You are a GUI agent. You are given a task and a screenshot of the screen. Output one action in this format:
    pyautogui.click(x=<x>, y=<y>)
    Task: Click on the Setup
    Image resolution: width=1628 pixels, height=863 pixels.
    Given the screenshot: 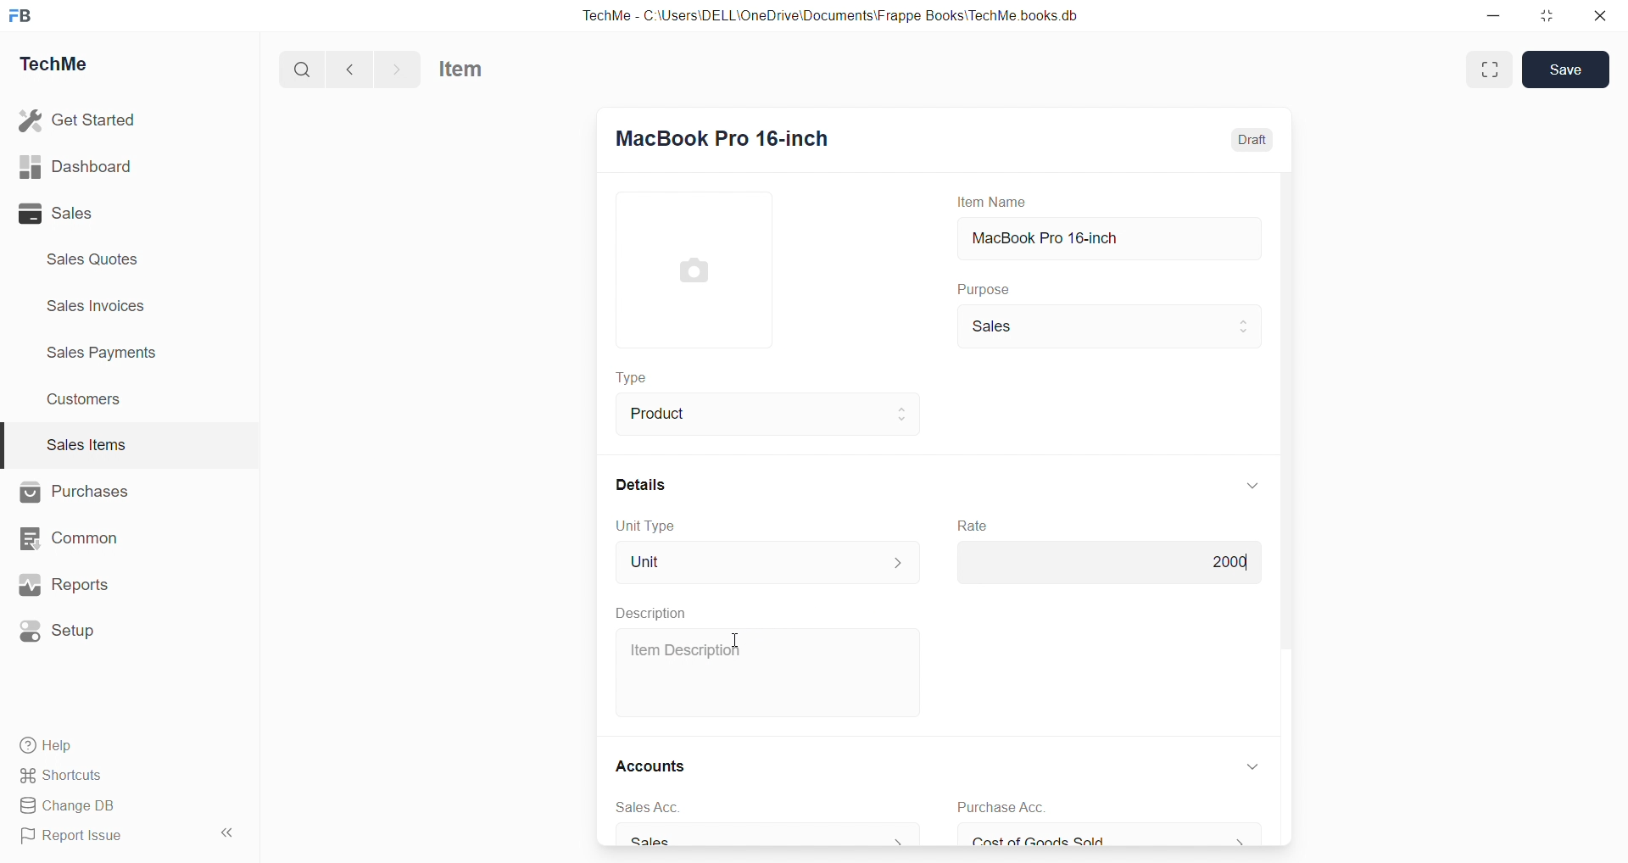 What is the action you would take?
    pyautogui.click(x=64, y=630)
    